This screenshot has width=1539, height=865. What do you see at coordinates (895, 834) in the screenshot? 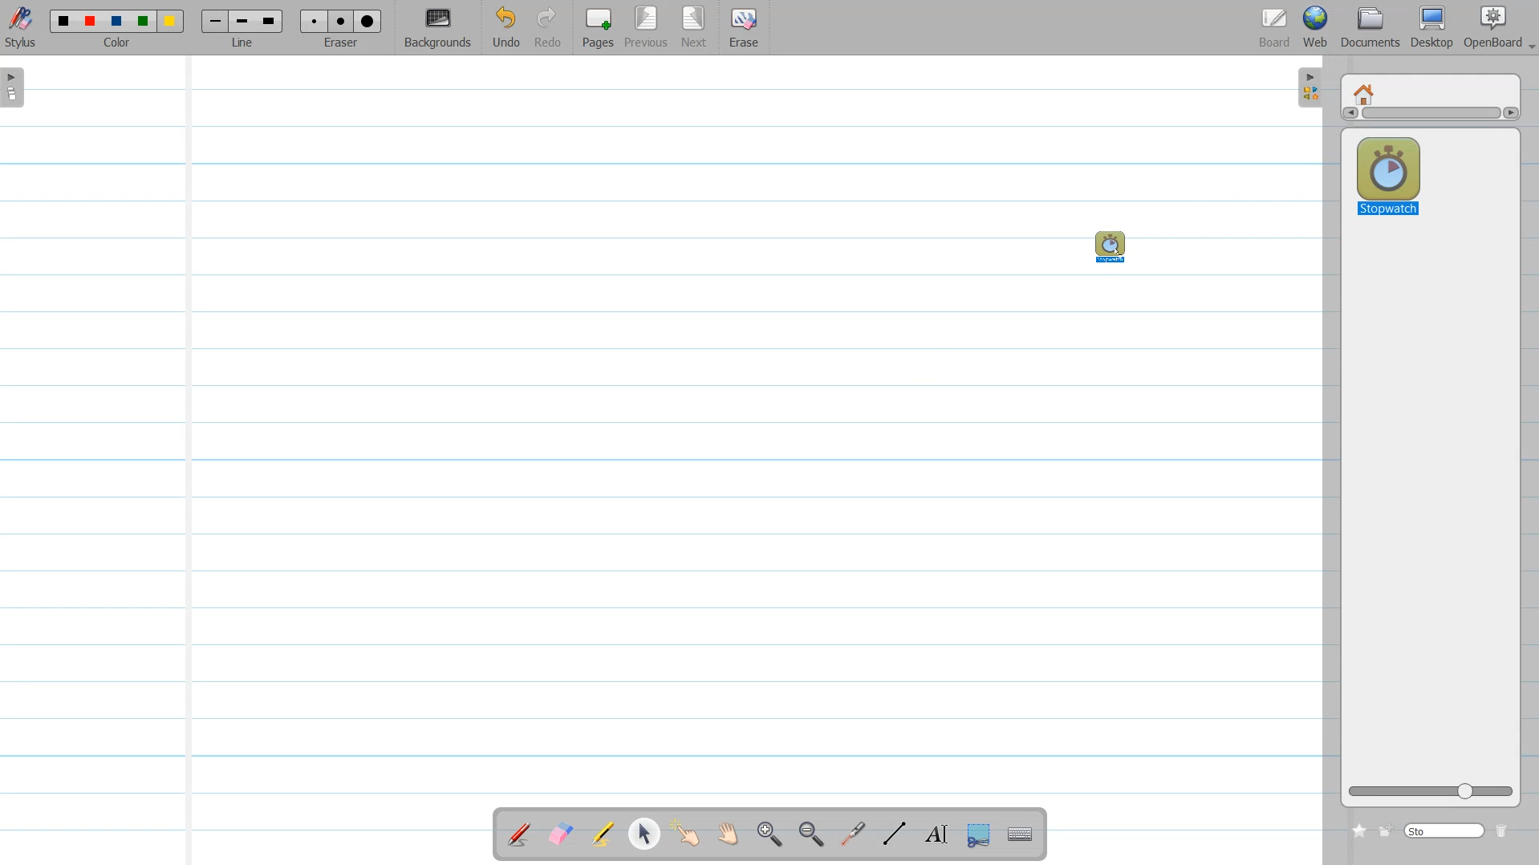
I see `Draw Line` at bounding box center [895, 834].